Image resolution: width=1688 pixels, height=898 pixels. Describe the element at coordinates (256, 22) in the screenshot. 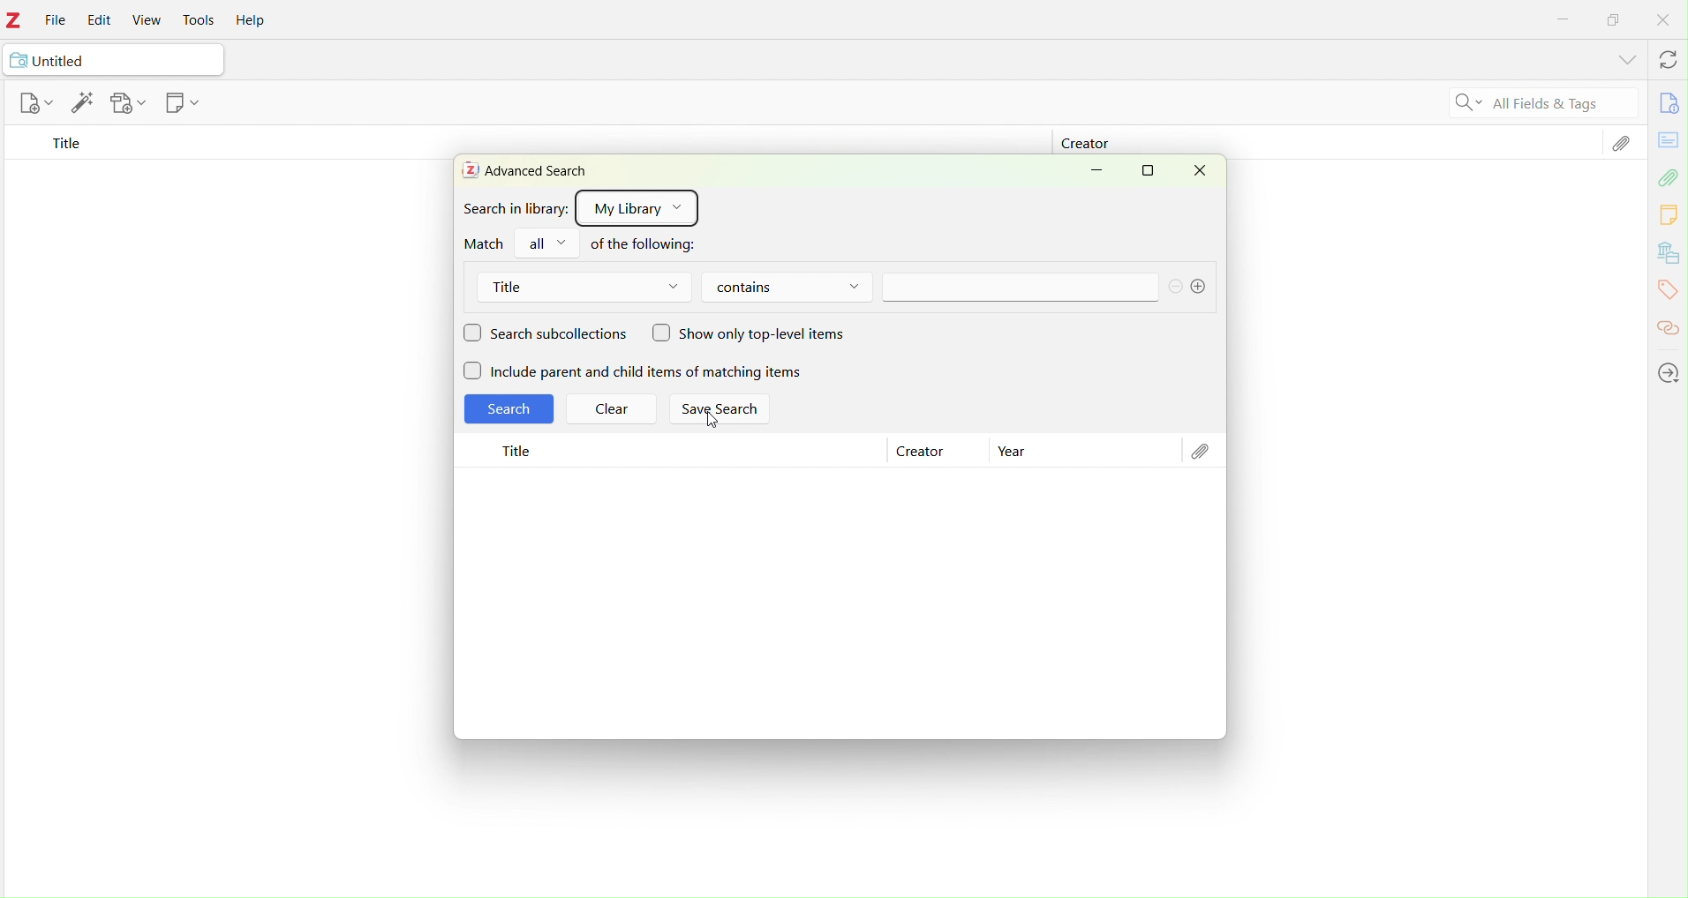

I see `Help` at that location.